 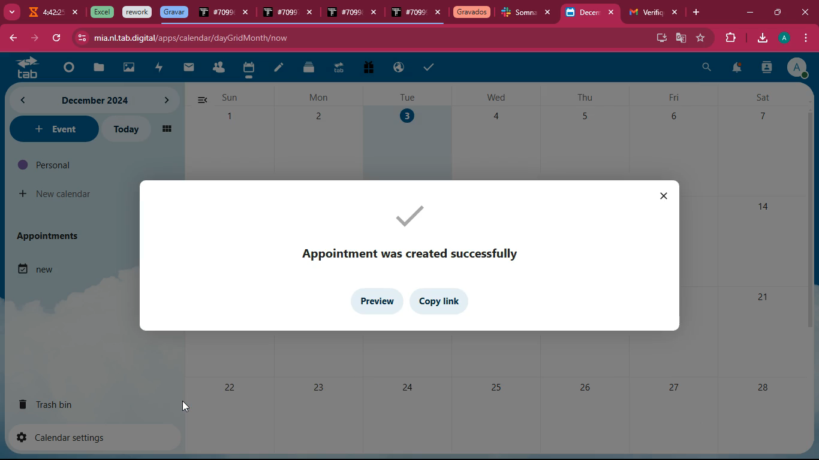 What do you see at coordinates (701, 38) in the screenshot?
I see `favorites` at bounding box center [701, 38].